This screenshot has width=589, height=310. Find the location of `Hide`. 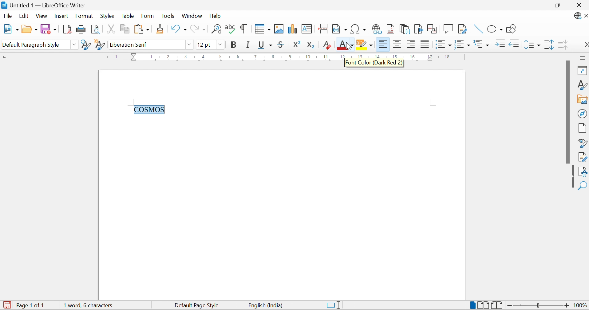

Hide is located at coordinates (571, 176).